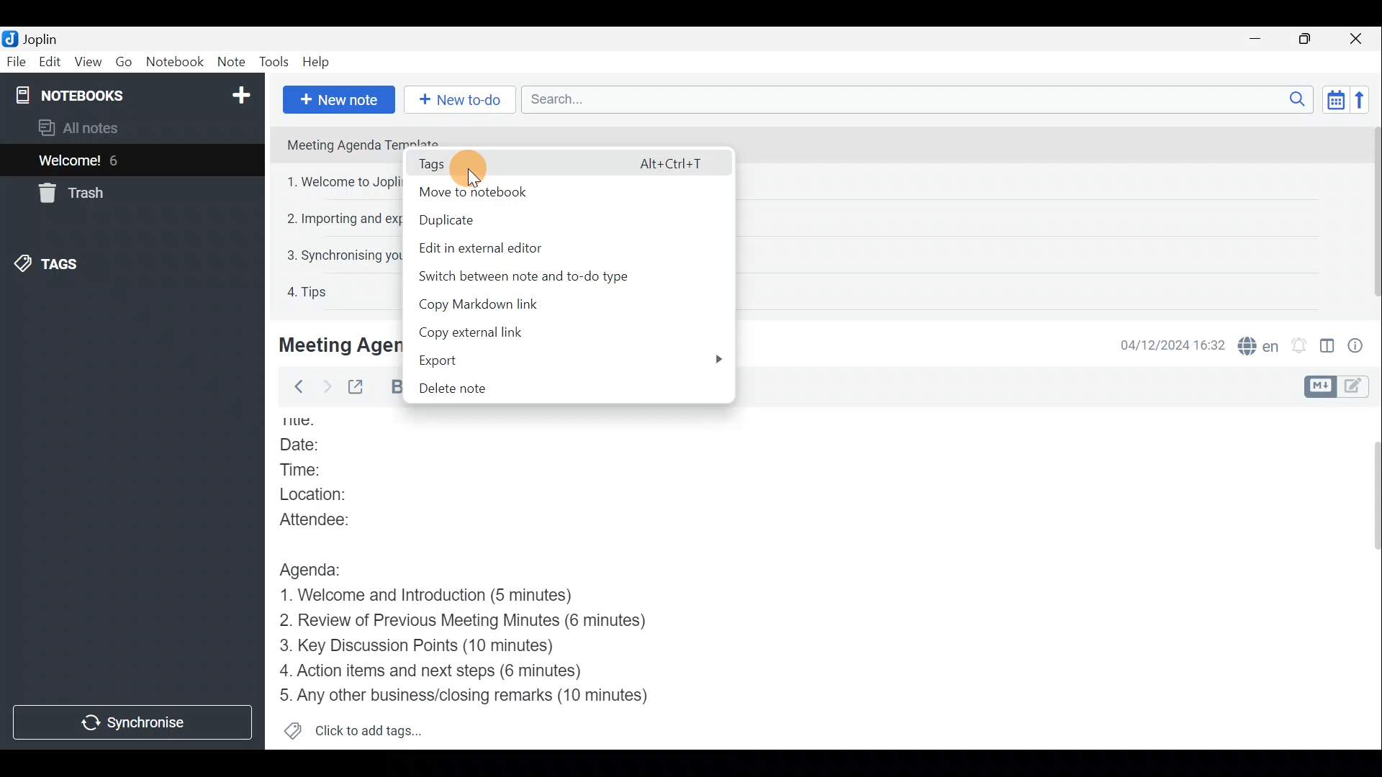  I want to click on Time:, so click(308, 470).